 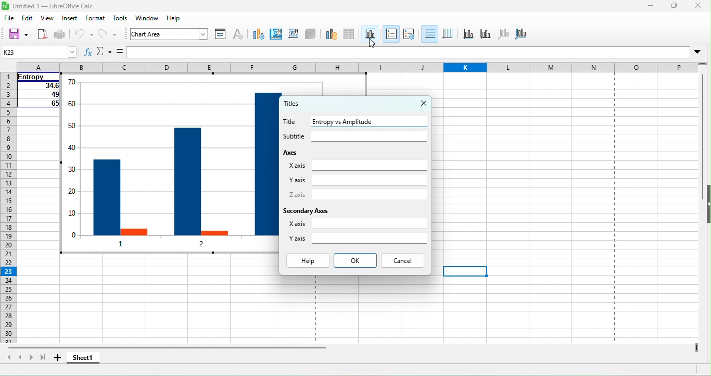 I want to click on view, so click(x=47, y=19).